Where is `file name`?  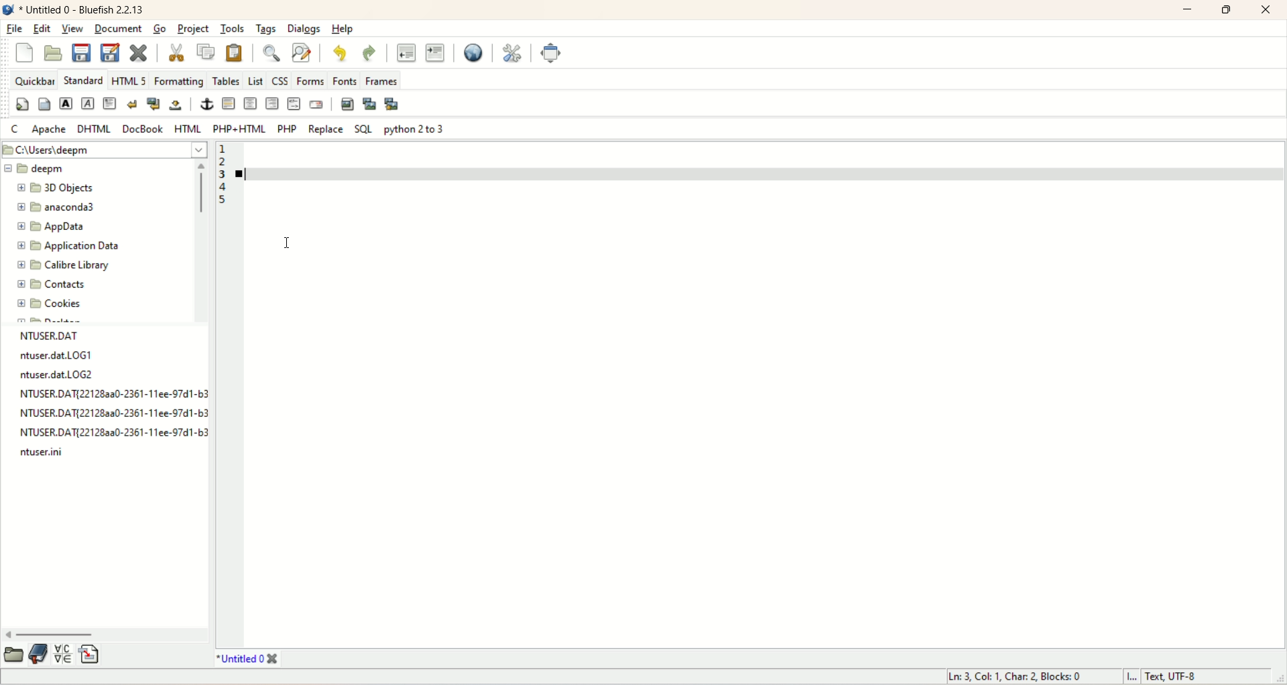
file name is located at coordinates (115, 414).